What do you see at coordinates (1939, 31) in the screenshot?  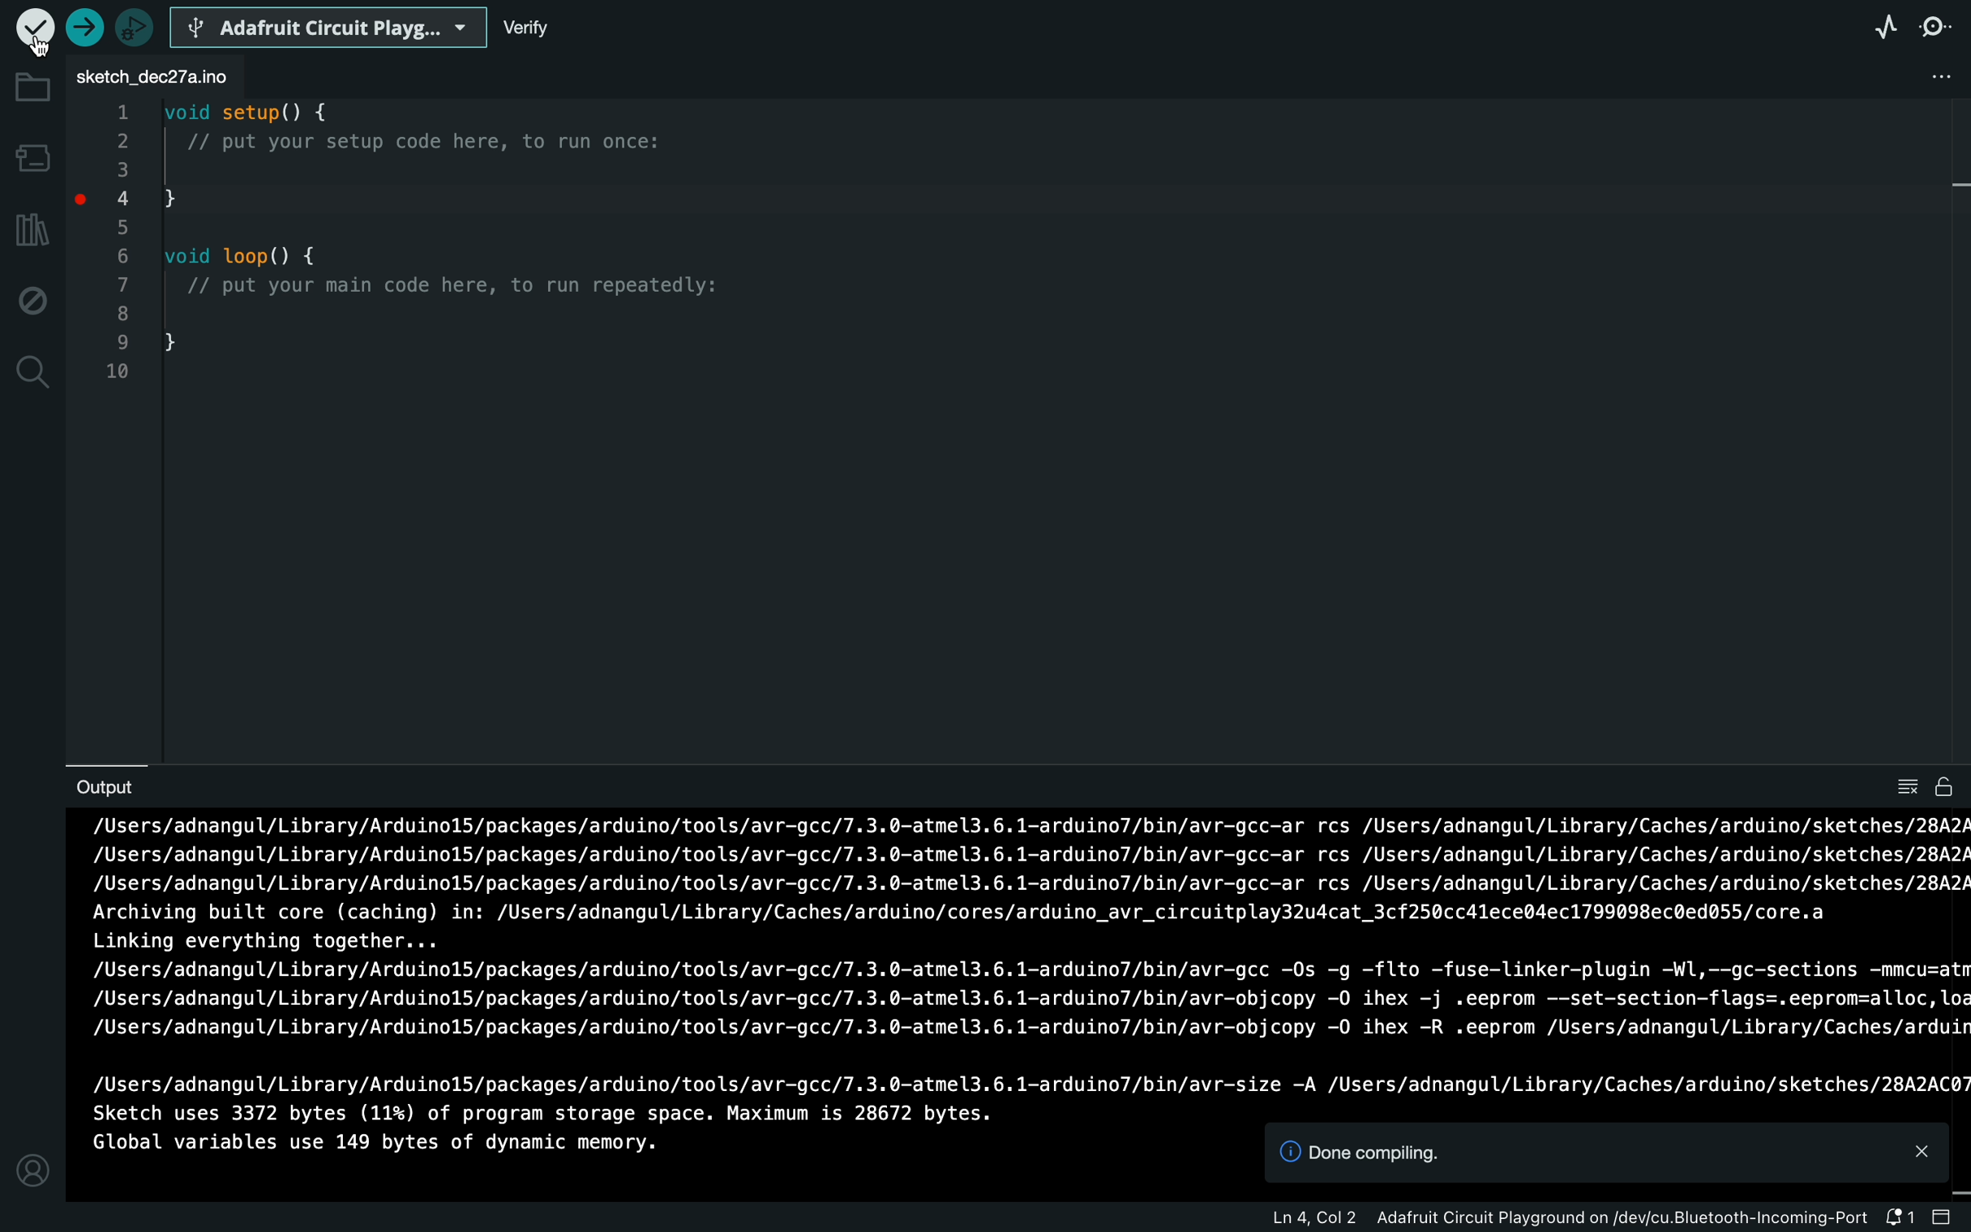 I see `serial monitor` at bounding box center [1939, 31].